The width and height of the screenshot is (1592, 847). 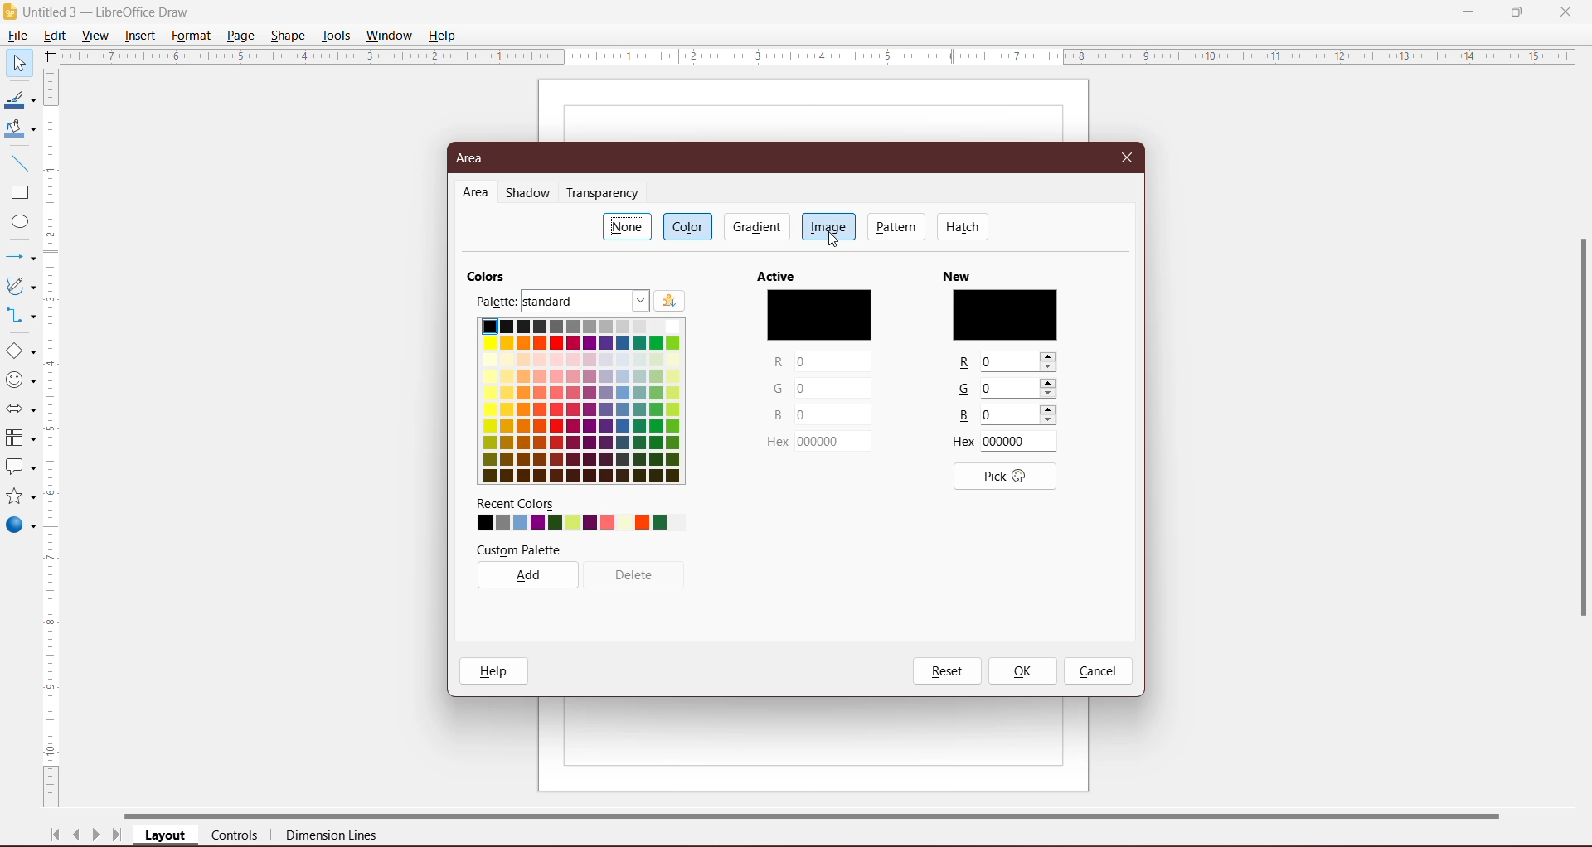 I want to click on Hex, so click(x=775, y=444).